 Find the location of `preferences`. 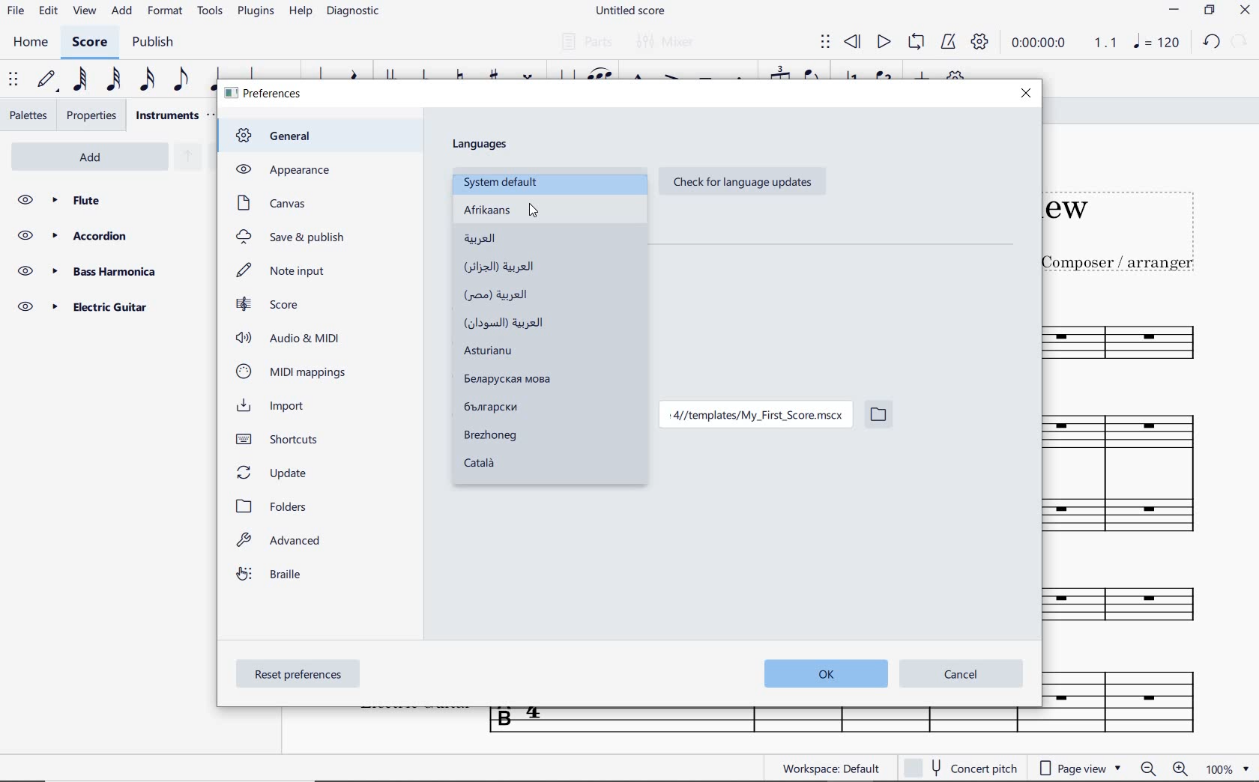

preferences is located at coordinates (265, 94).